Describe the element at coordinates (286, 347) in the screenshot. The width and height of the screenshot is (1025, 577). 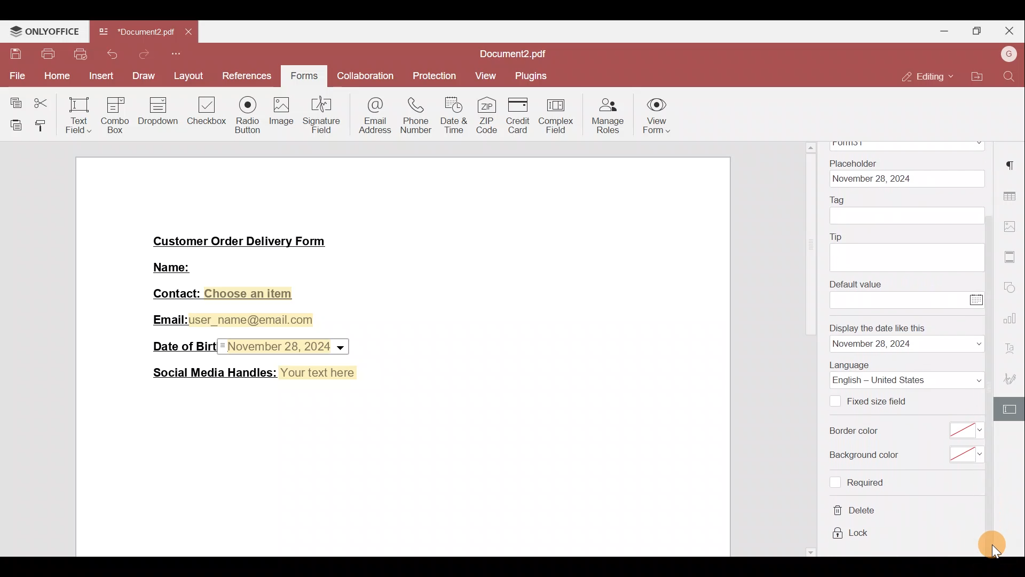
I see `Date & time field inserted` at that location.